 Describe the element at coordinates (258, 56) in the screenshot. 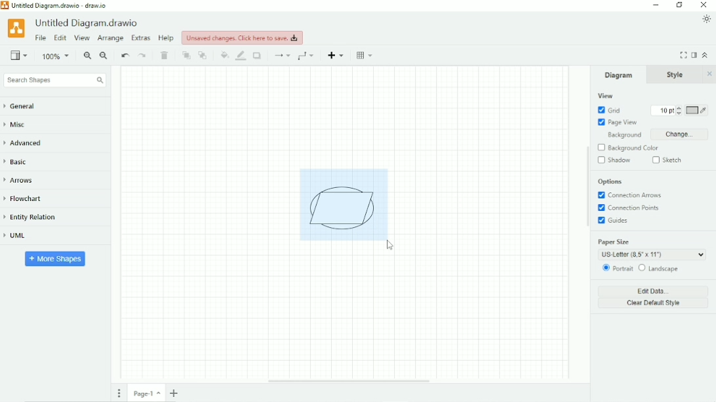

I see `Shadow` at that location.